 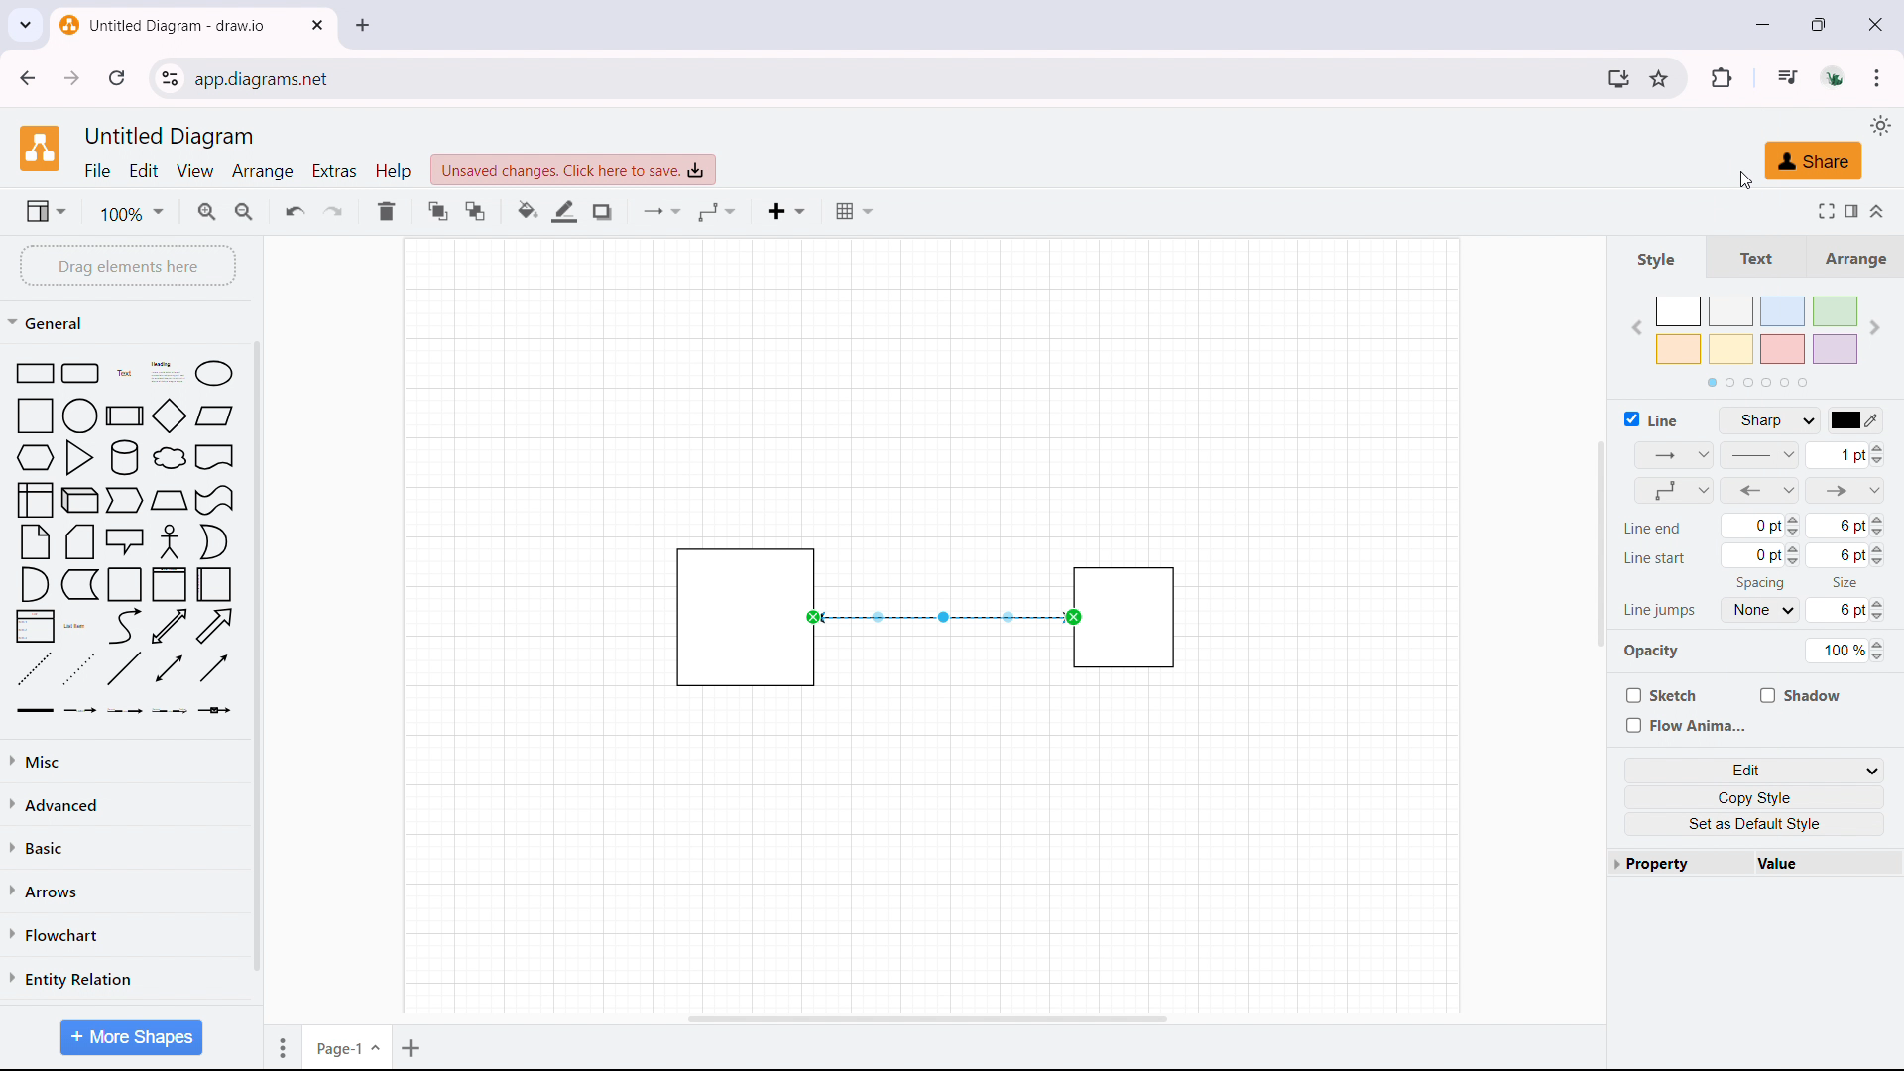 What do you see at coordinates (279, 1046) in the screenshot?
I see `move` at bounding box center [279, 1046].